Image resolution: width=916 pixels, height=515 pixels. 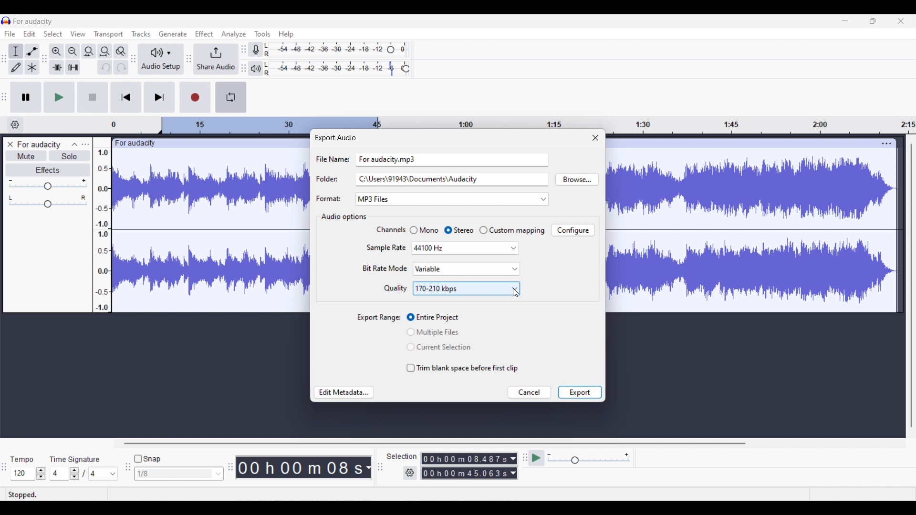 What do you see at coordinates (375, 199) in the screenshot?
I see `Format changed to selection` at bounding box center [375, 199].